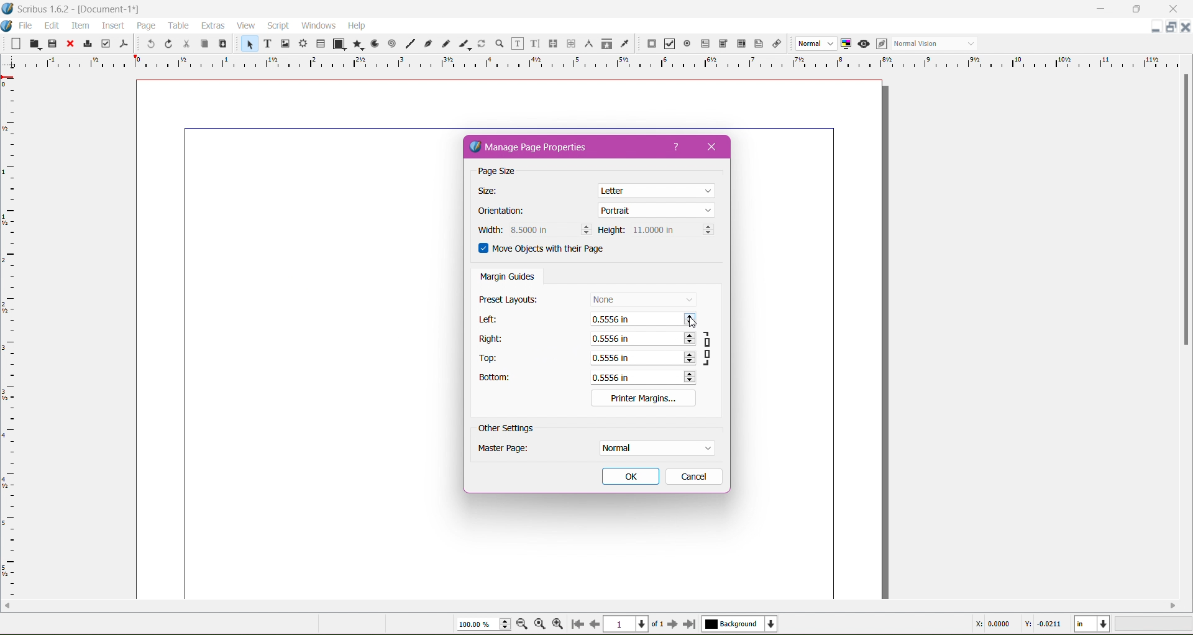 This screenshot has width=1193, height=635. What do you see at coordinates (80, 25) in the screenshot?
I see `Item` at bounding box center [80, 25].